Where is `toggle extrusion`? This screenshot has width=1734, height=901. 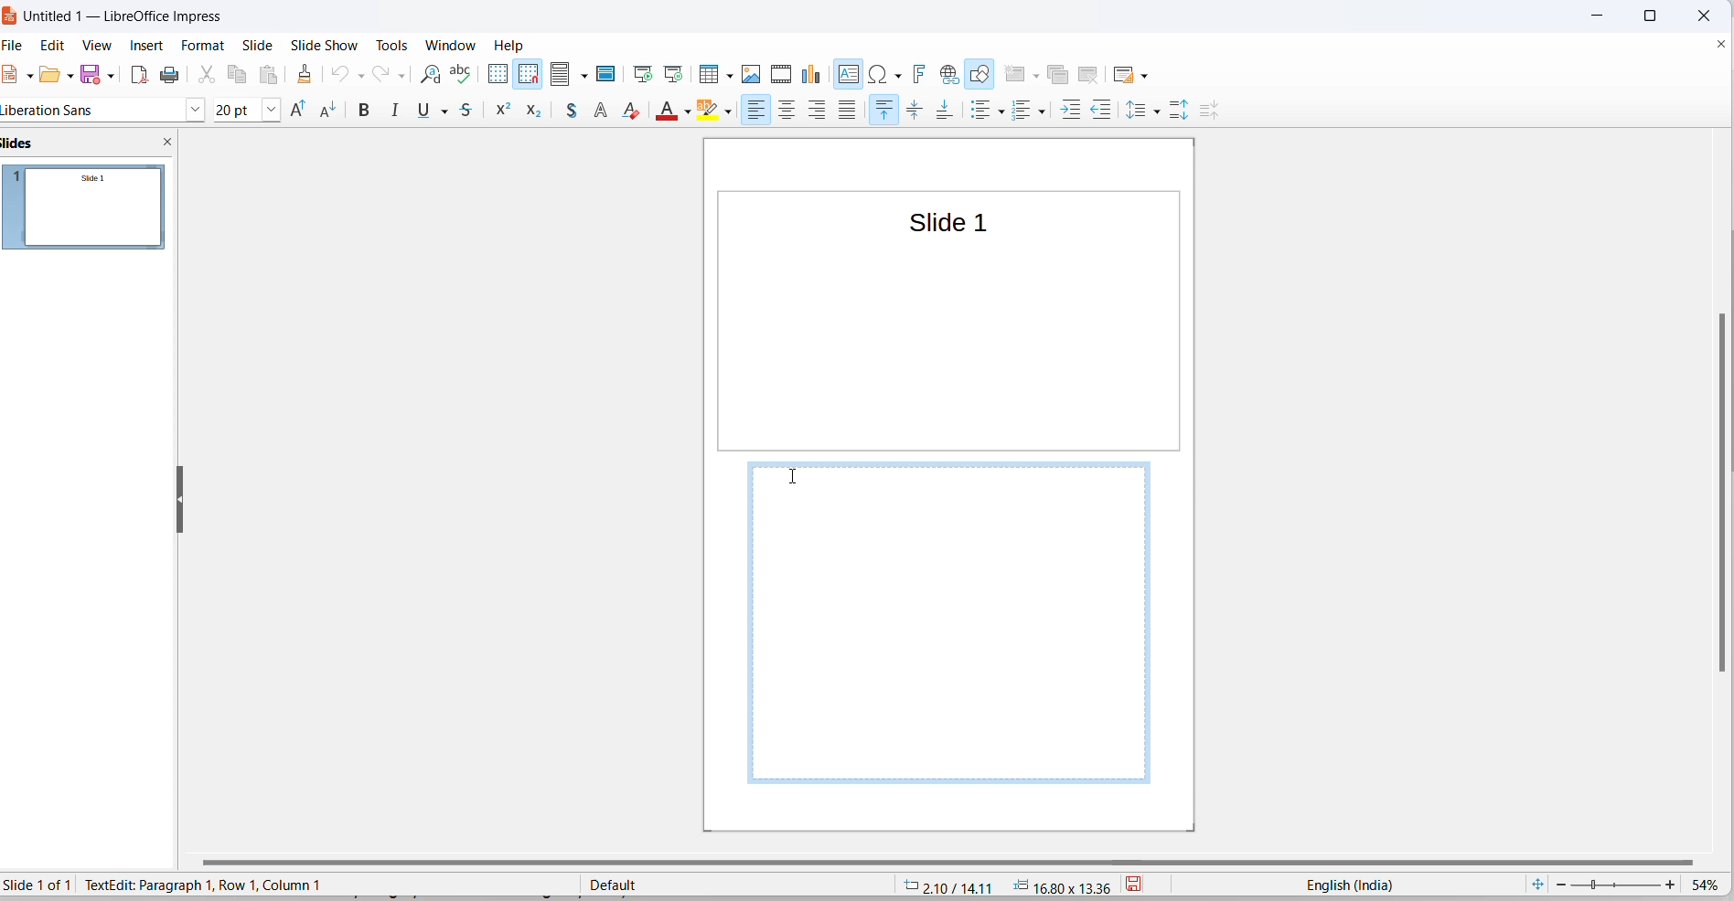
toggle extrusion is located at coordinates (1015, 112).